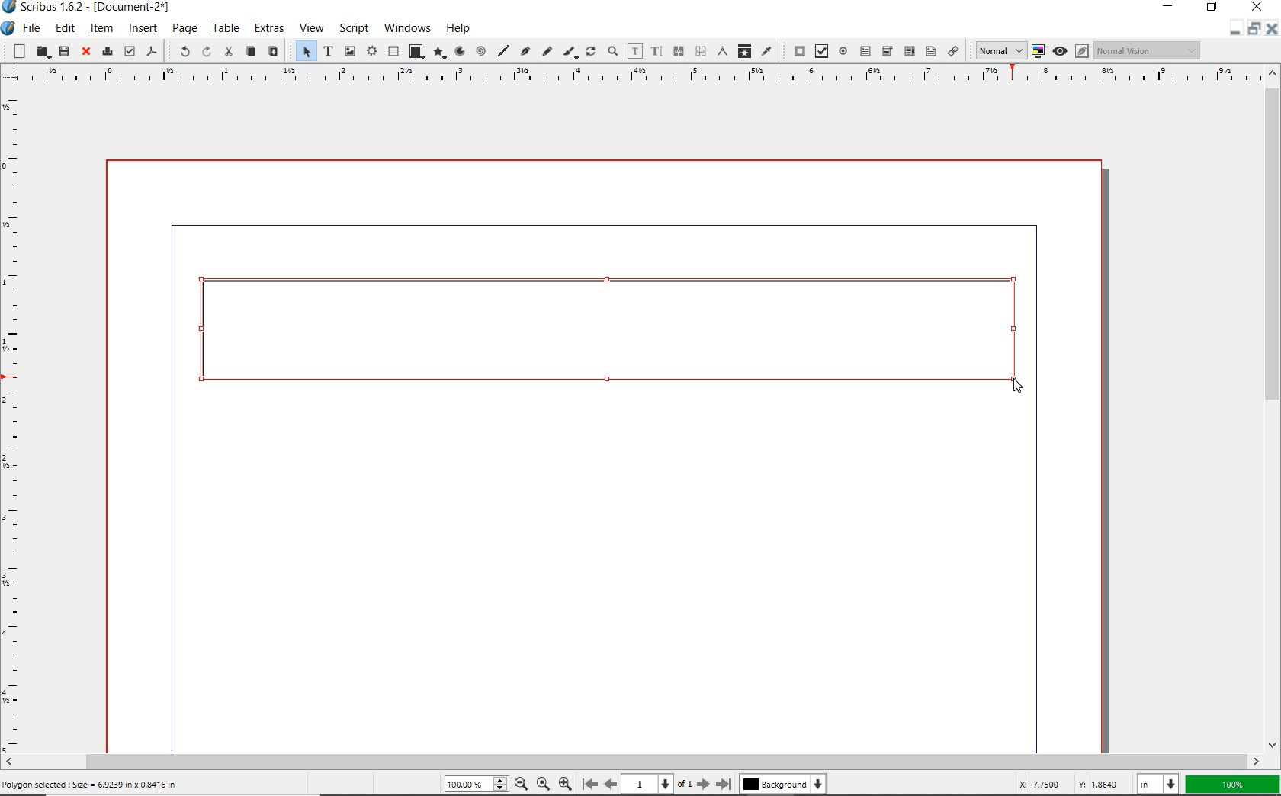 Image resolution: width=1281 pixels, height=796 pixels. What do you see at coordinates (352, 28) in the screenshot?
I see `script` at bounding box center [352, 28].